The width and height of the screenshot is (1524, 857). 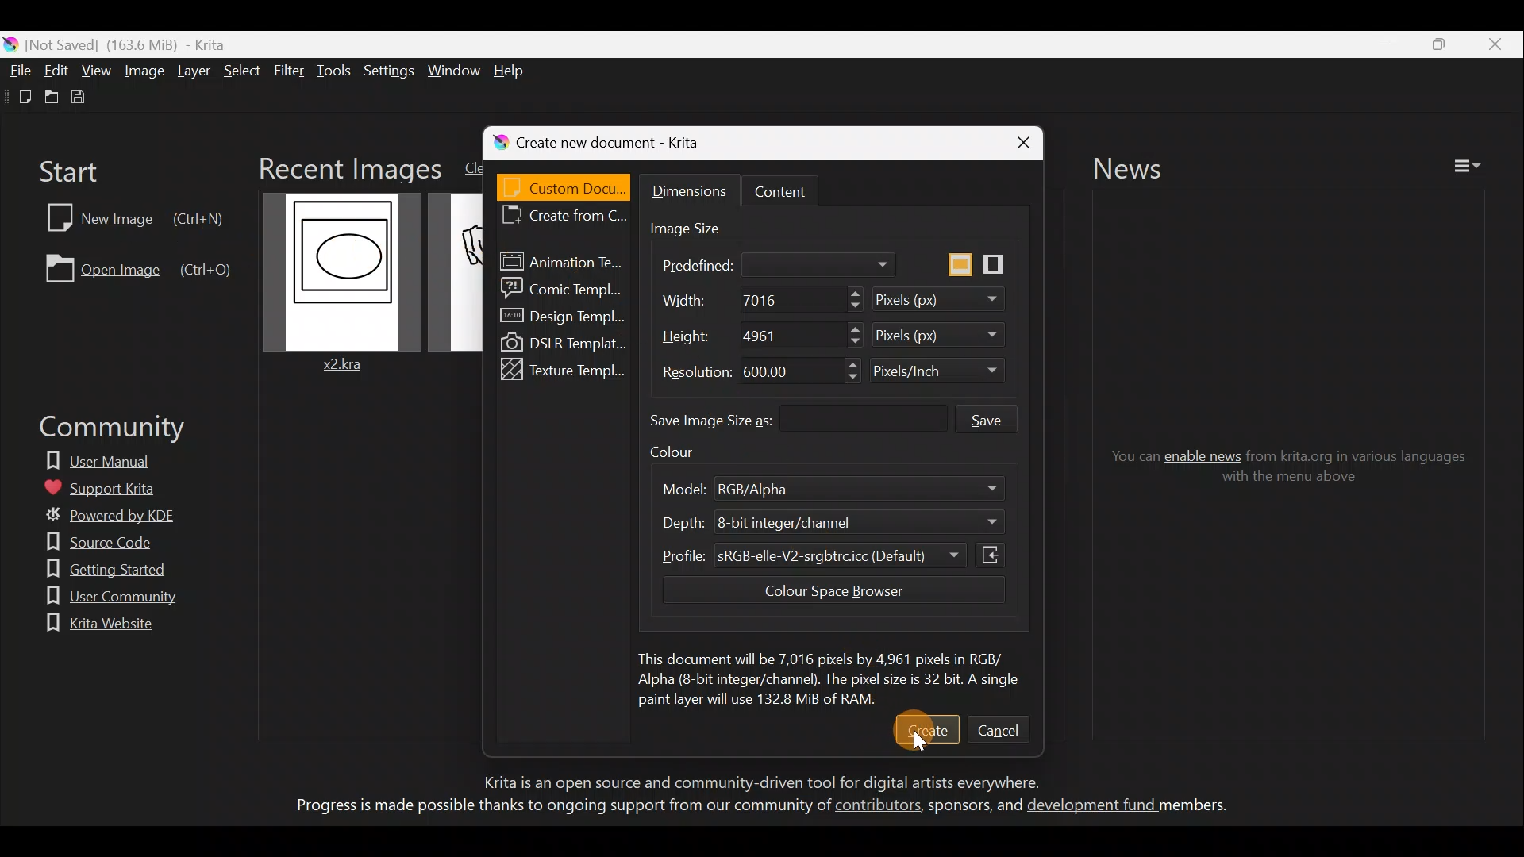 What do you see at coordinates (561, 320) in the screenshot?
I see `Design templates` at bounding box center [561, 320].